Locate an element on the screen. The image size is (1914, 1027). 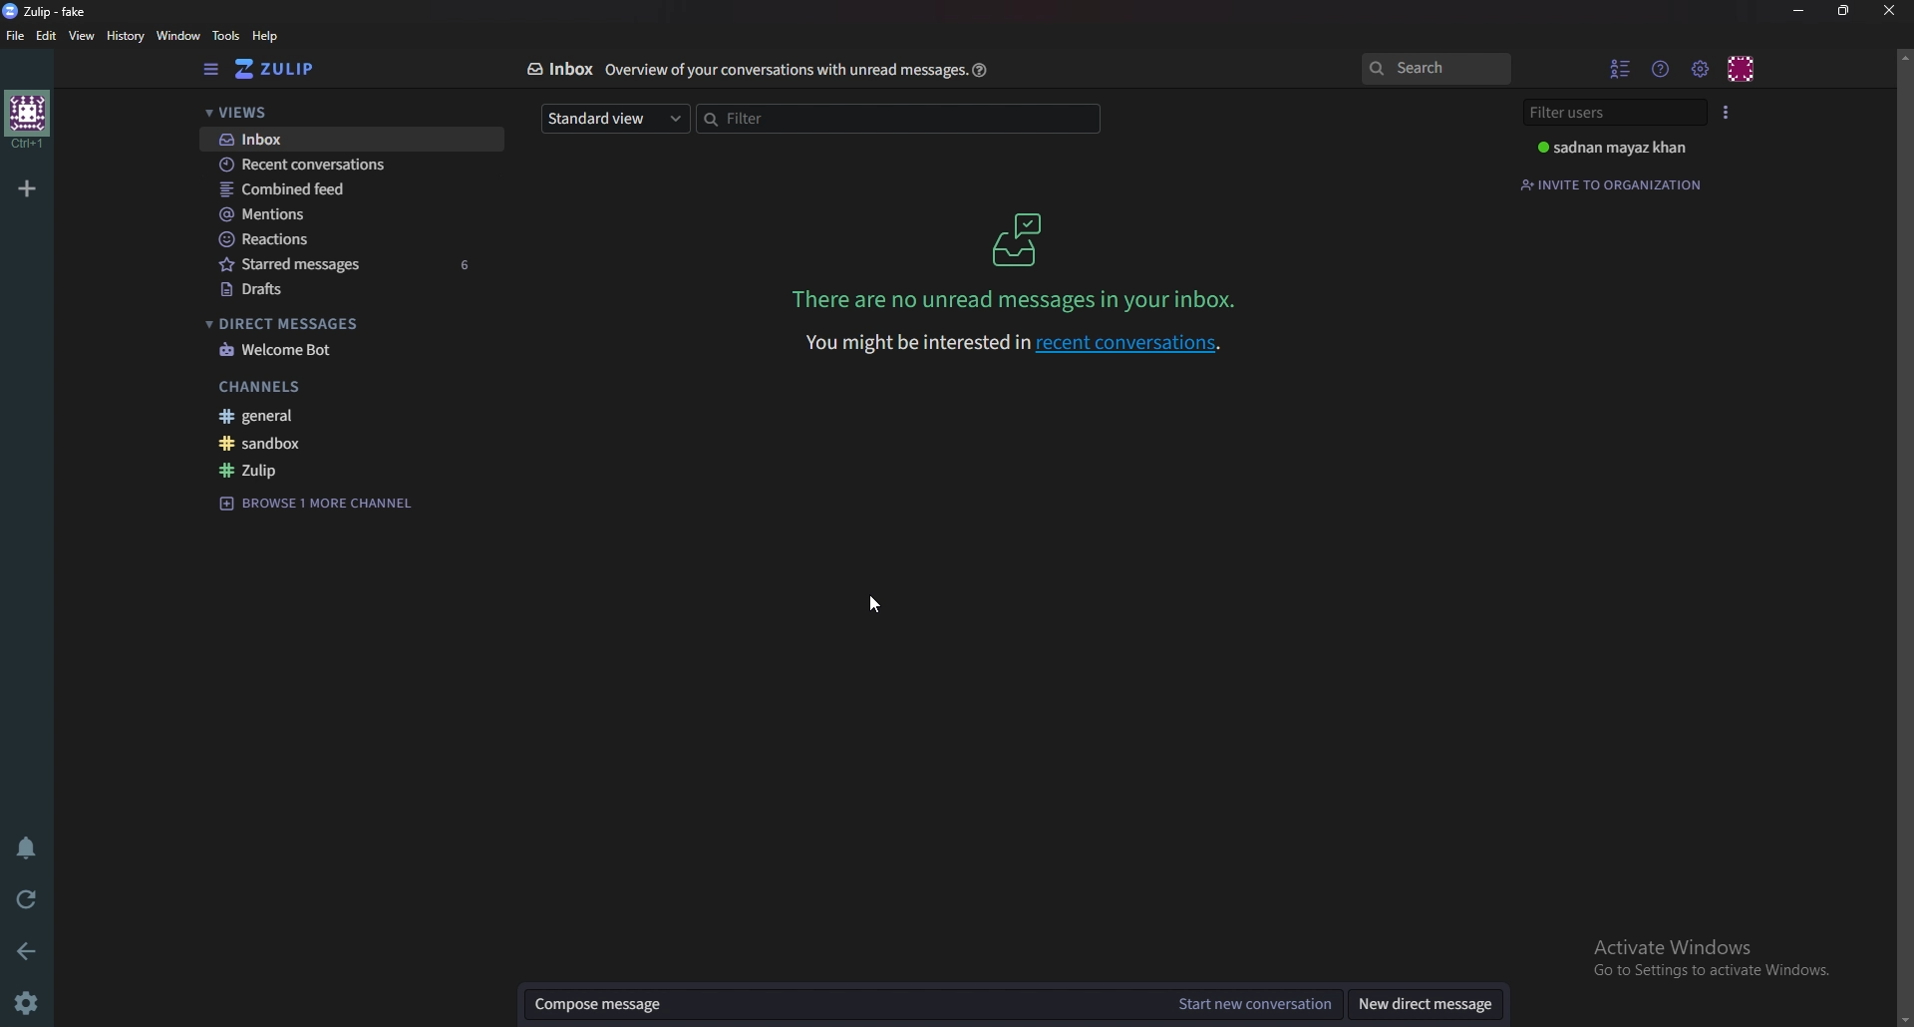
Drafts is located at coordinates (333, 290).